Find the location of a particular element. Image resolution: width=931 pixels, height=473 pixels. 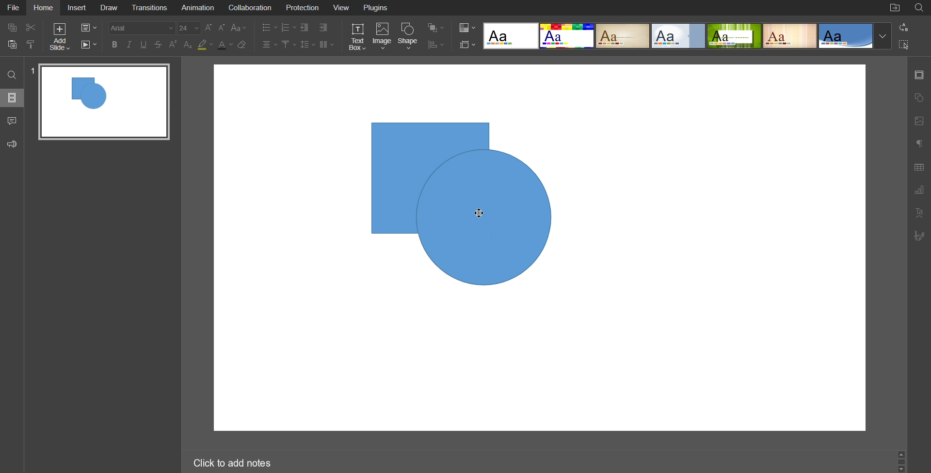

Highlight Color is located at coordinates (206, 44).